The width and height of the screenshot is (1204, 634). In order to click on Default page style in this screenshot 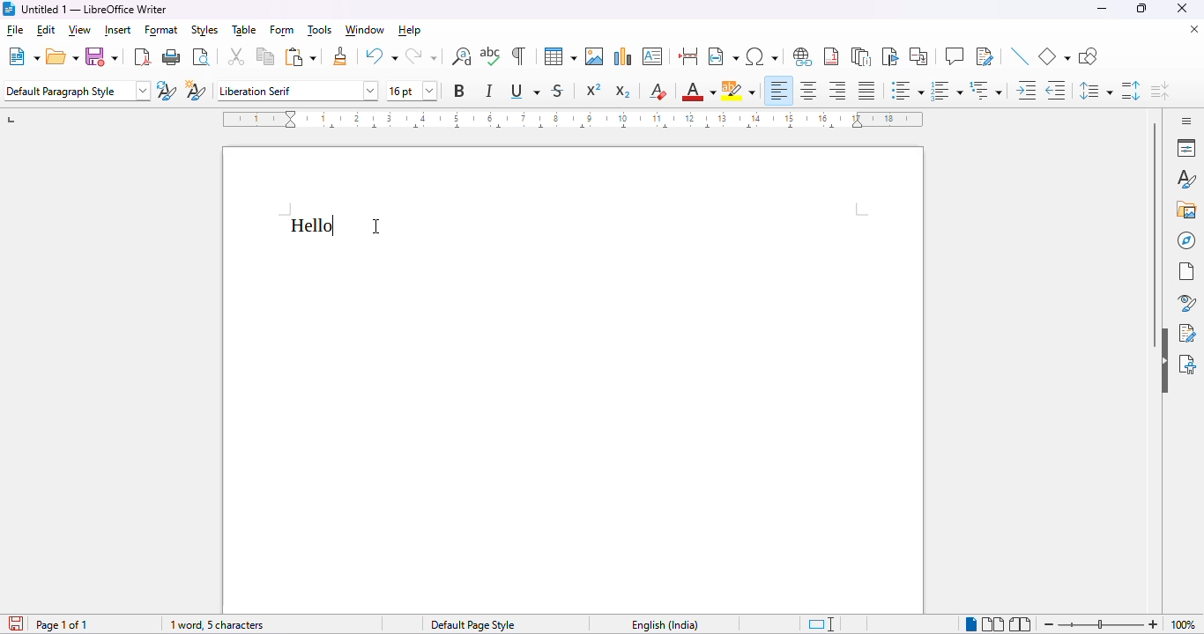, I will do `click(472, 625)`.